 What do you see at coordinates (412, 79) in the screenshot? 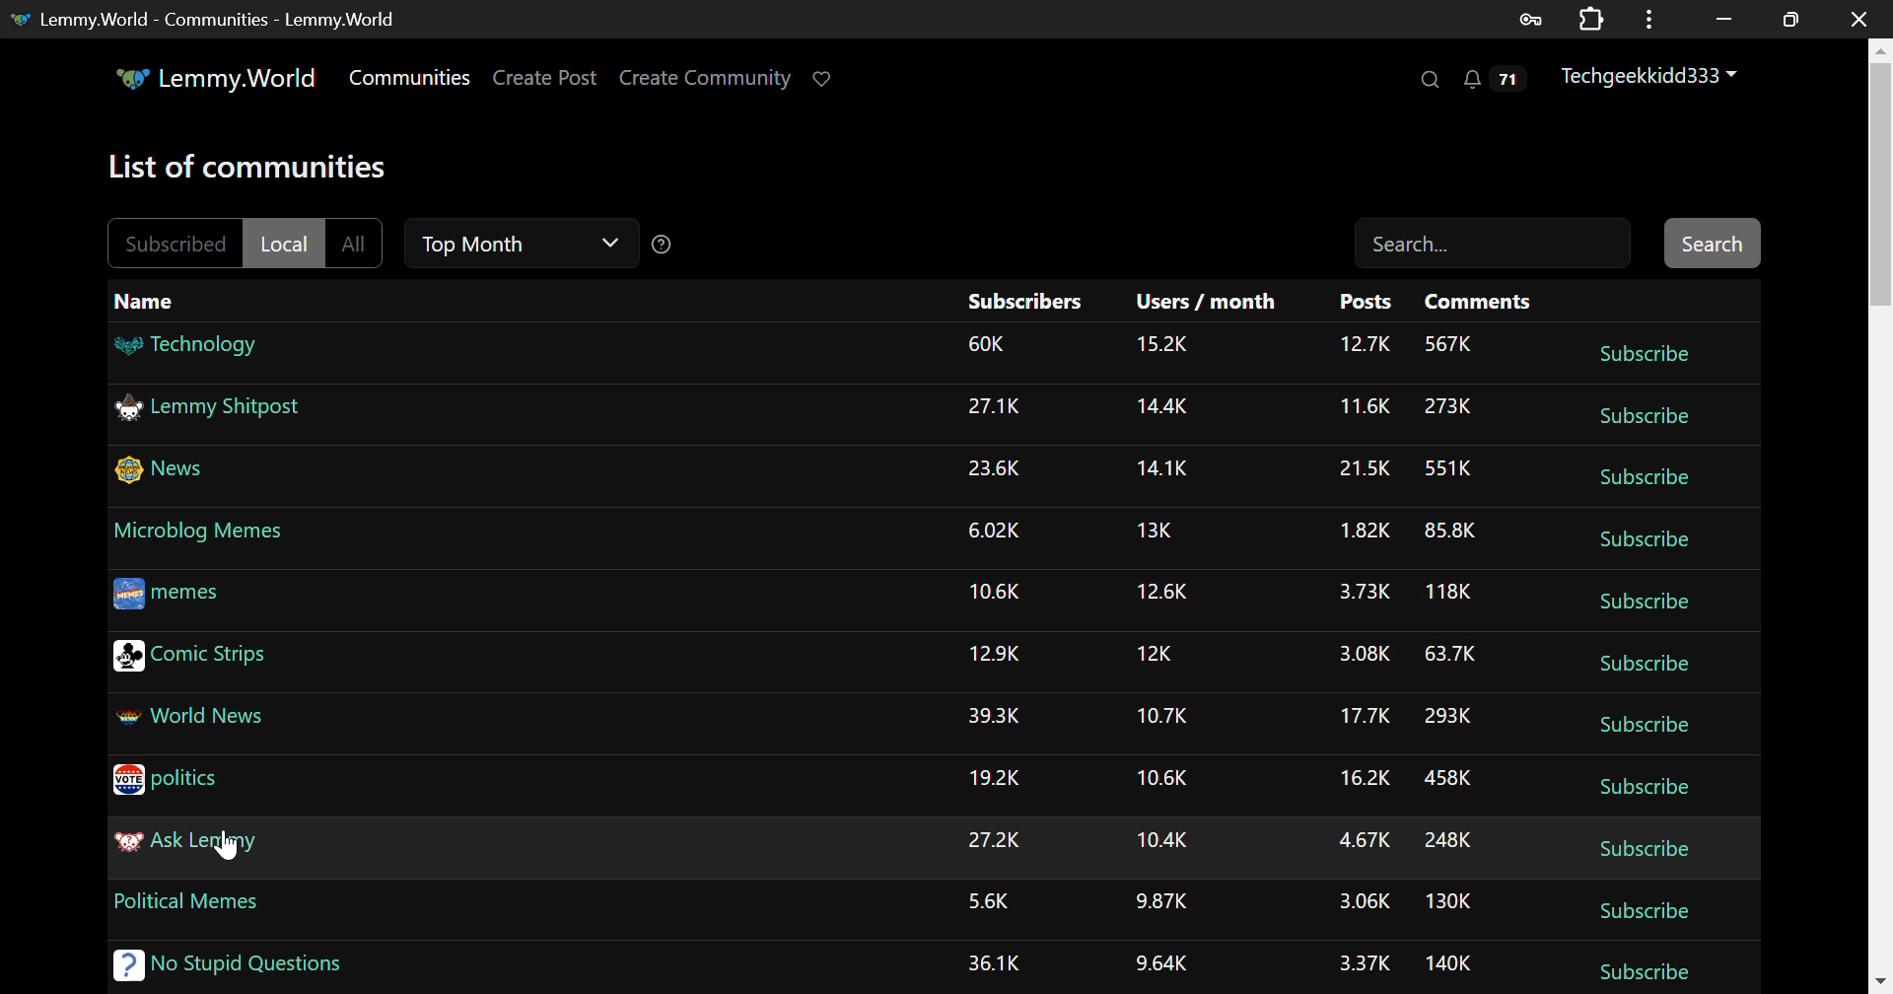
I see `Communities Page` at bounding box center [412, 79].